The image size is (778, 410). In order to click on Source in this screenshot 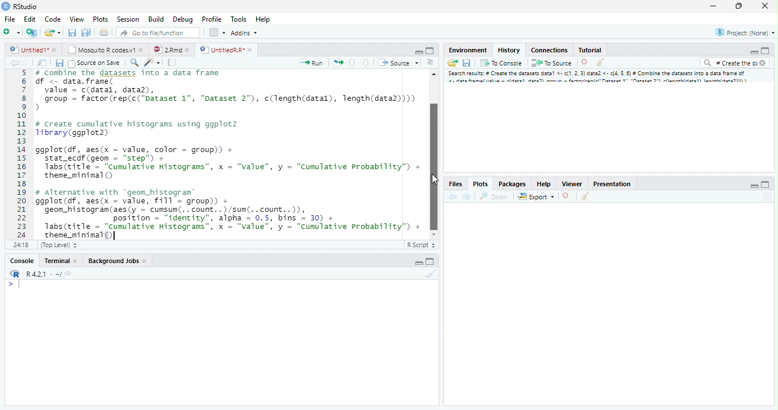, I will do `click(398, 64)`.